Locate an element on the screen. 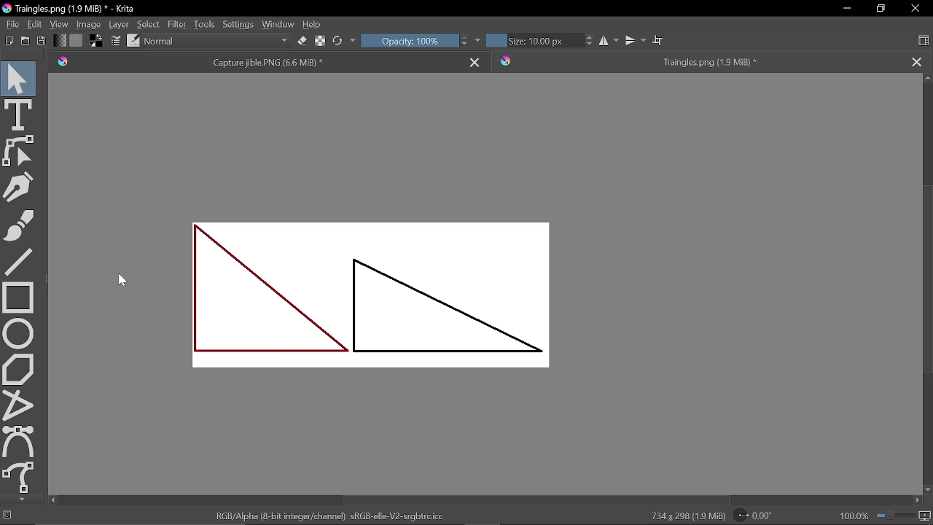  cursor is located at coordinates (125, 282).